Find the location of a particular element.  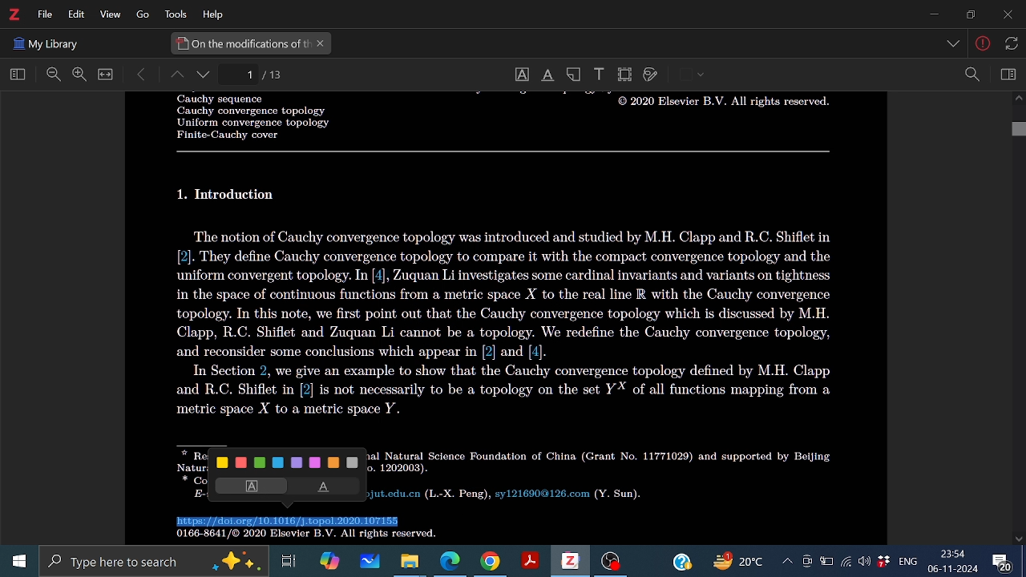

Colors is located at coordinates (289, 462).